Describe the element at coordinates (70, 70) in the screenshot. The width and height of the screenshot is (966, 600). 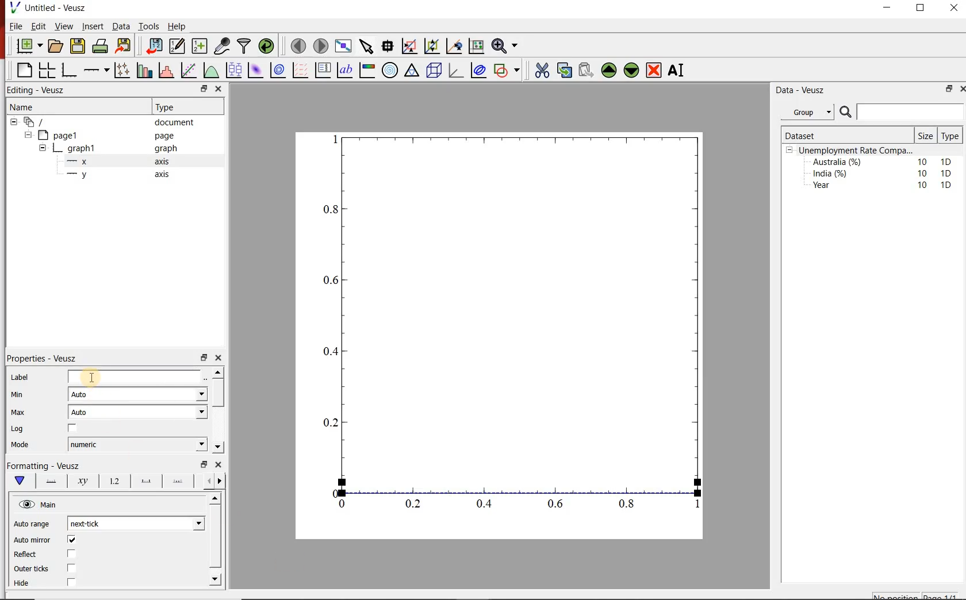
I see `base graphs` at that location.